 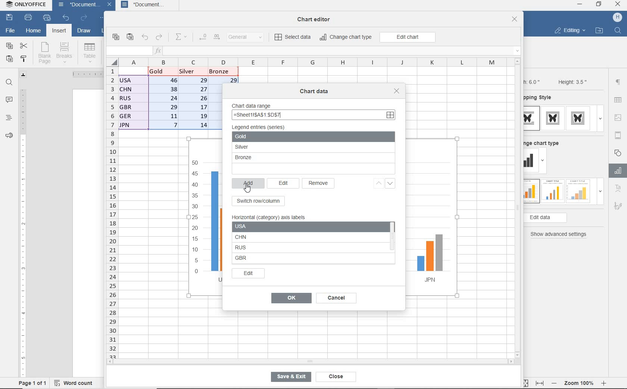 What do you see at coordinates (267, 136) in the screenshot?
I see `gold` at bounding box center [267, 136].